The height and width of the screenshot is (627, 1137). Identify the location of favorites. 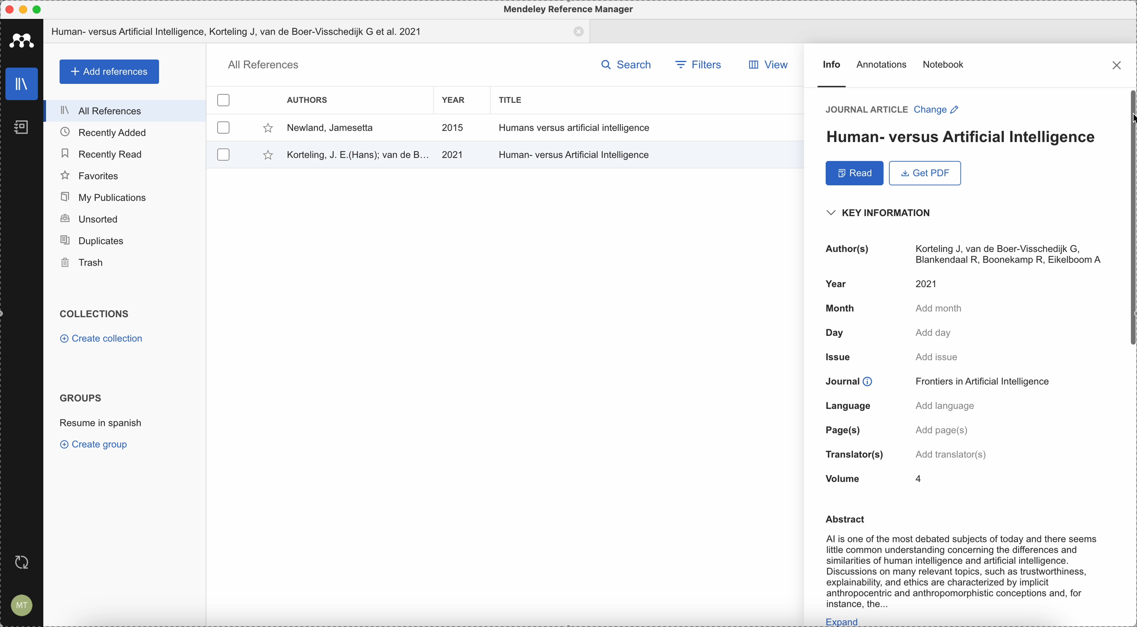
(125, 175).